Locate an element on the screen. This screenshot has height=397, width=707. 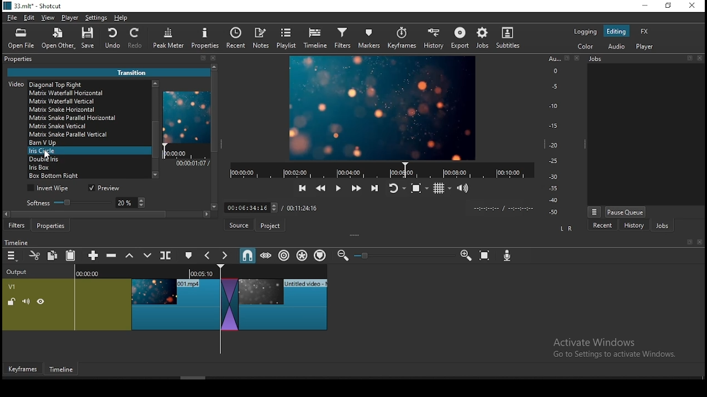
ripple delete is located at coordinates (113, 255).